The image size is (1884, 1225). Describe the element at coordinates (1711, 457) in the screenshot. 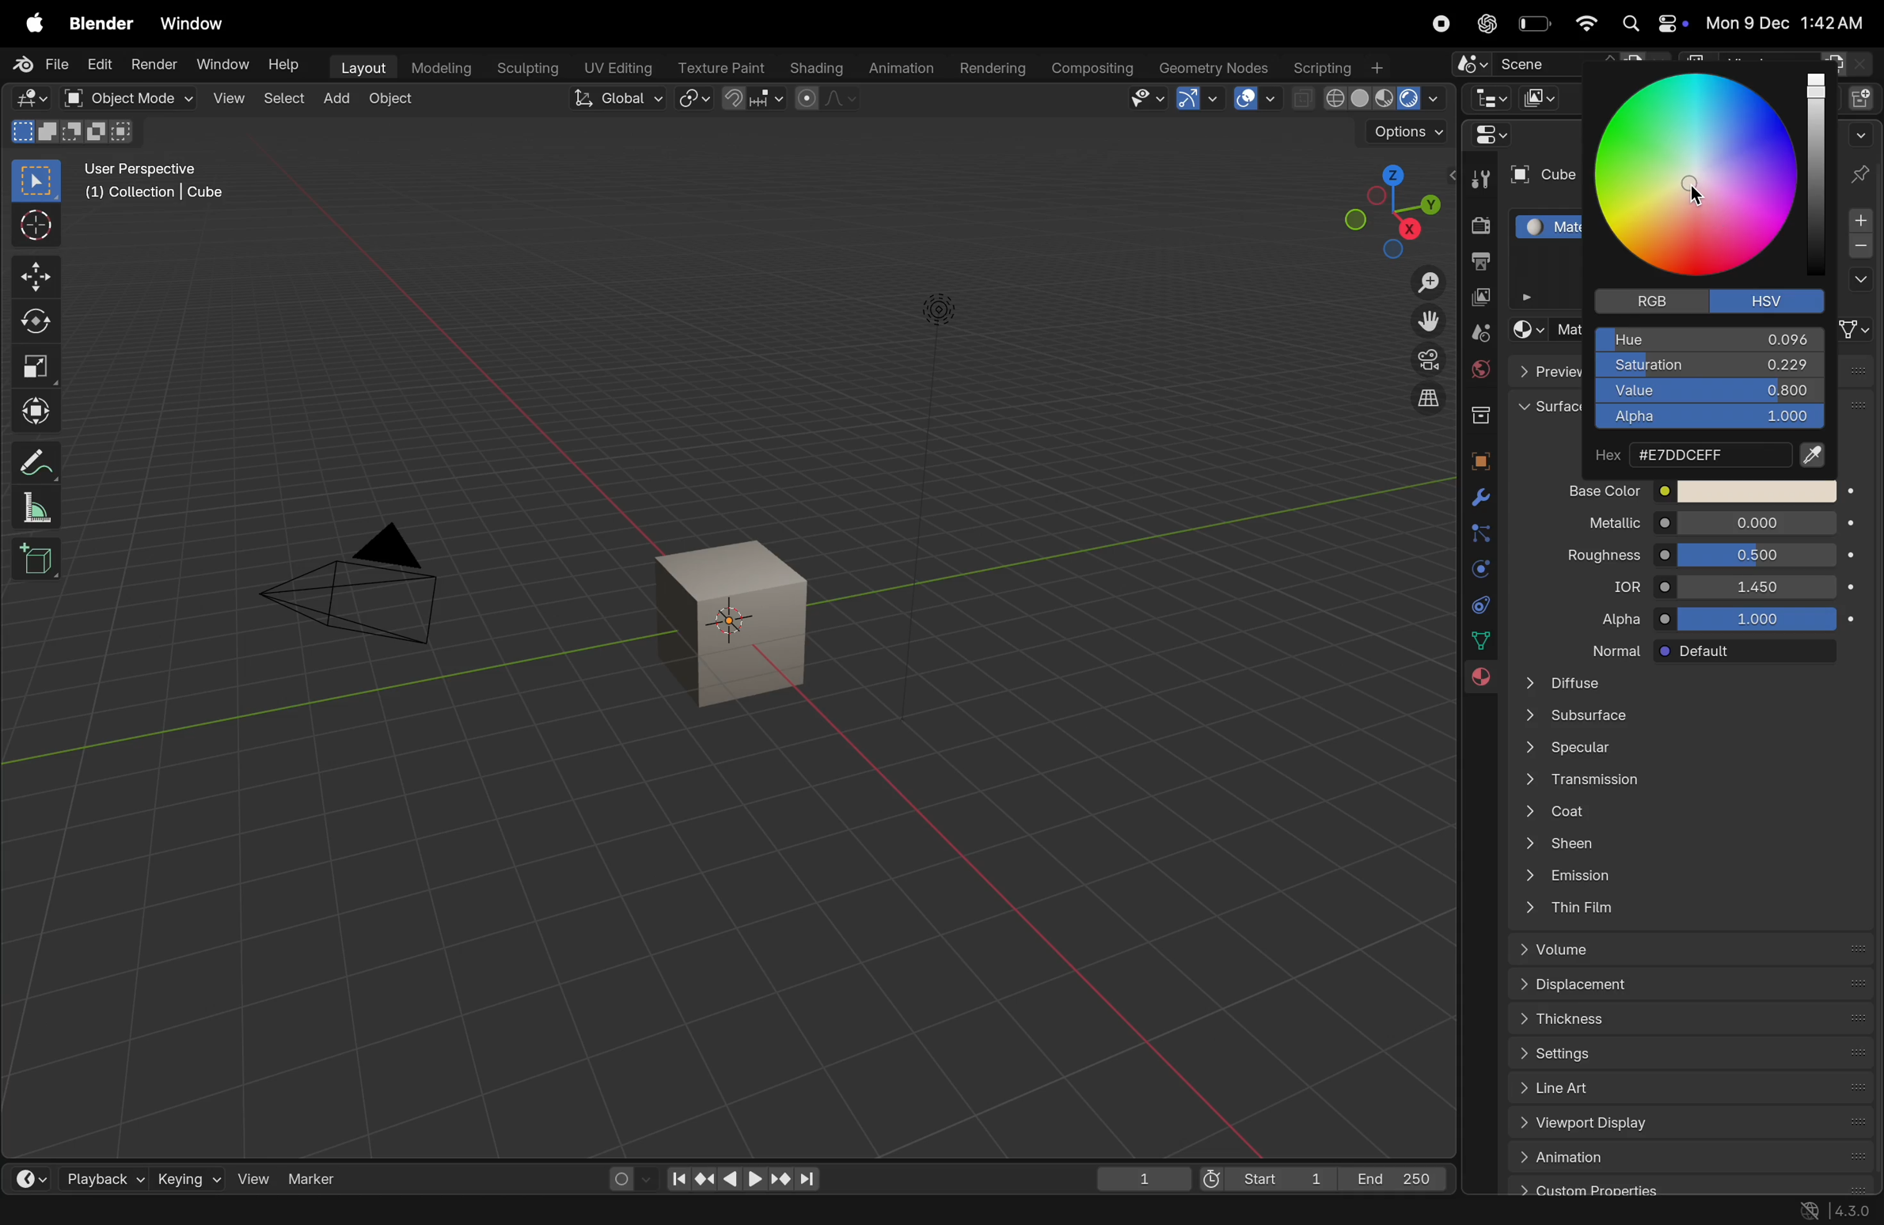

I see `color code` at that location.